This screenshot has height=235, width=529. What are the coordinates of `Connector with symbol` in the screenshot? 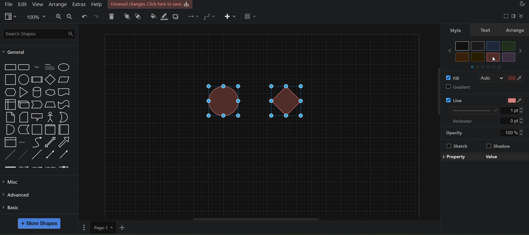 It's located at (65, 167).